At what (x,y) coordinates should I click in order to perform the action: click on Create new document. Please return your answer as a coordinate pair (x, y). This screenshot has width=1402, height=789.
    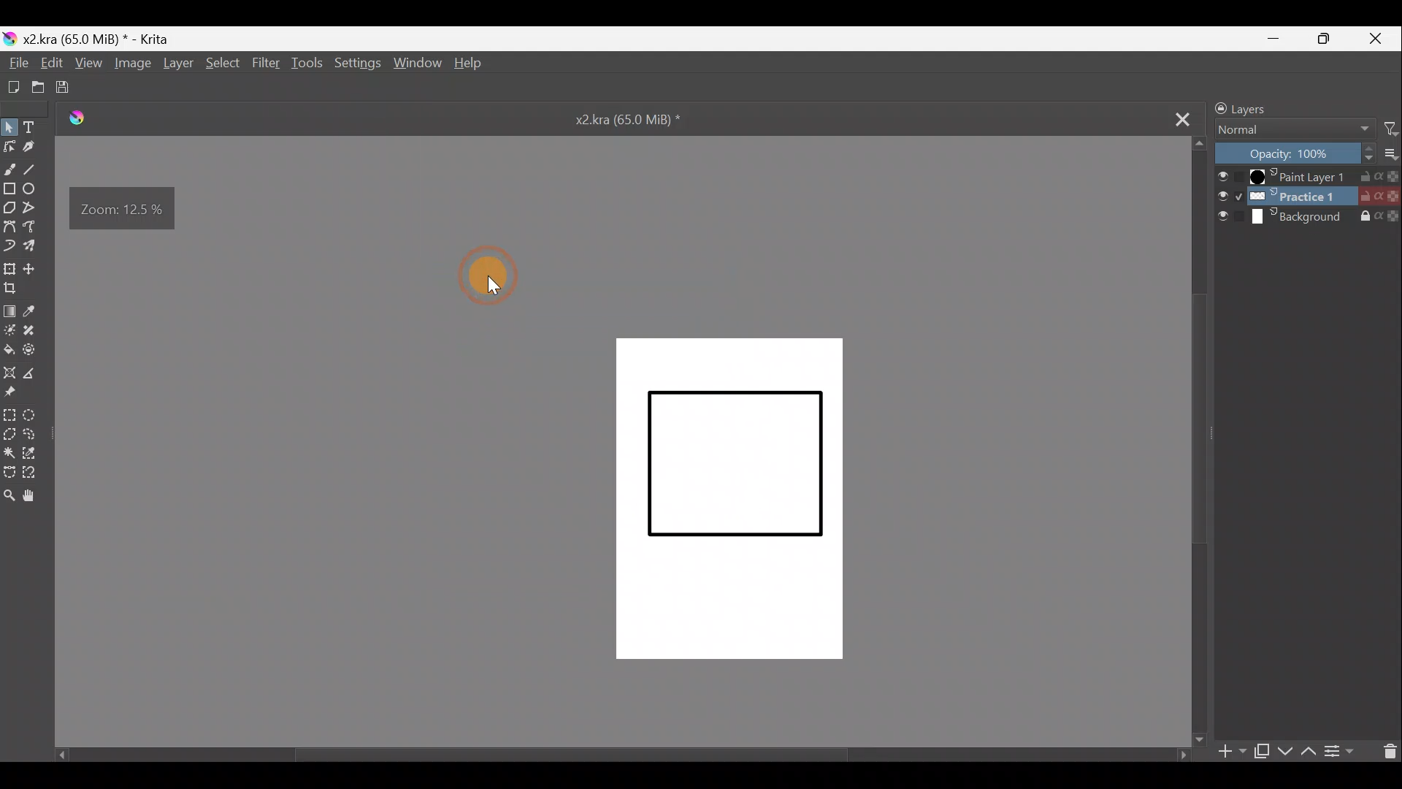
    Looking at the image, I should click on (14, 87).